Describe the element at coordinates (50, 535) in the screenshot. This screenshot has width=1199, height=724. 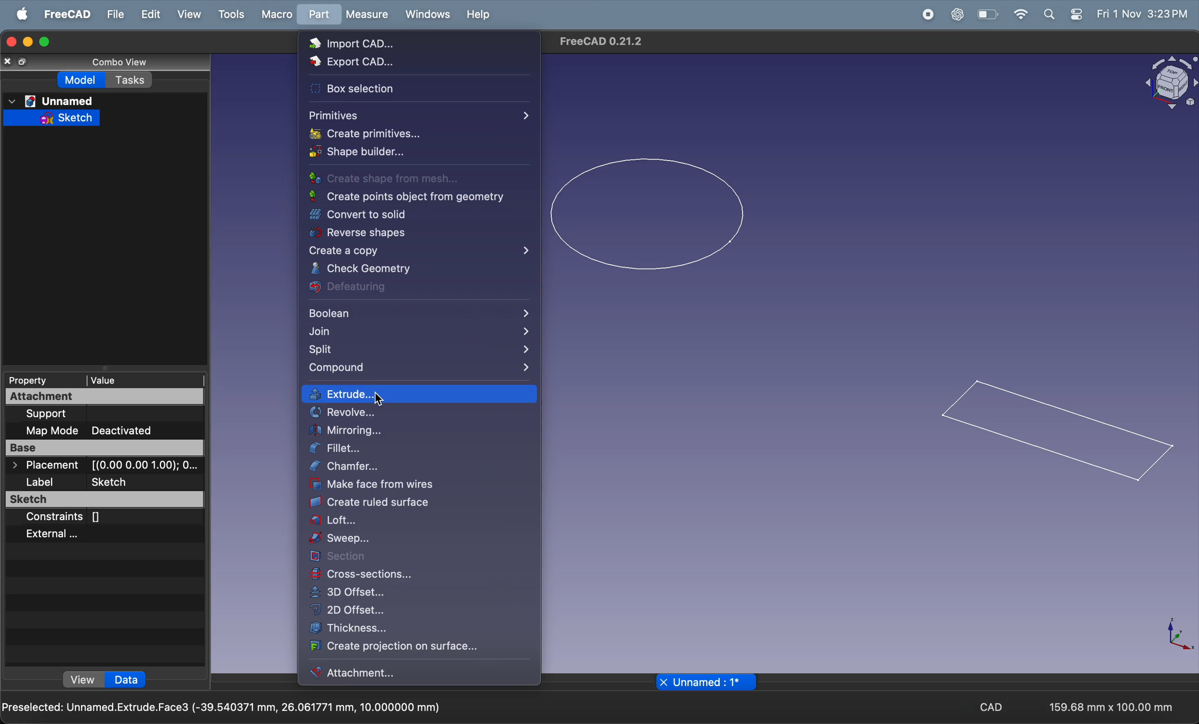
I see `External ...` at that location.